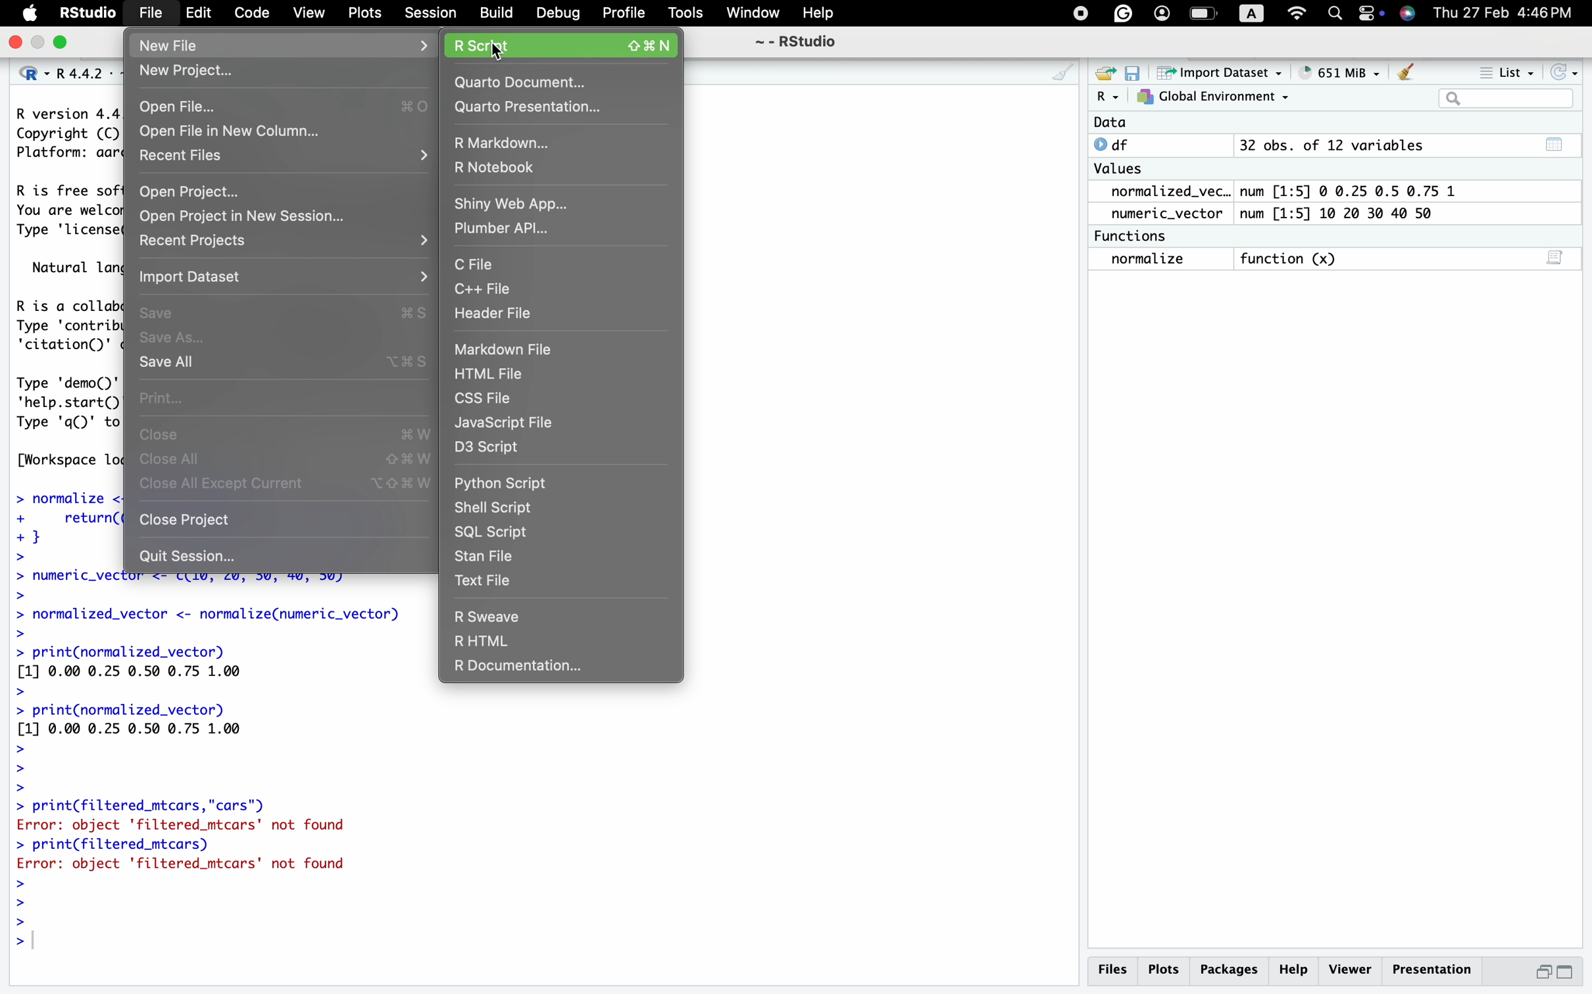 The width and height of the screenshot is (1592, 994). Describe the element at coordinates (193, 521) in the screenshot. I see `Close Project` at that location.